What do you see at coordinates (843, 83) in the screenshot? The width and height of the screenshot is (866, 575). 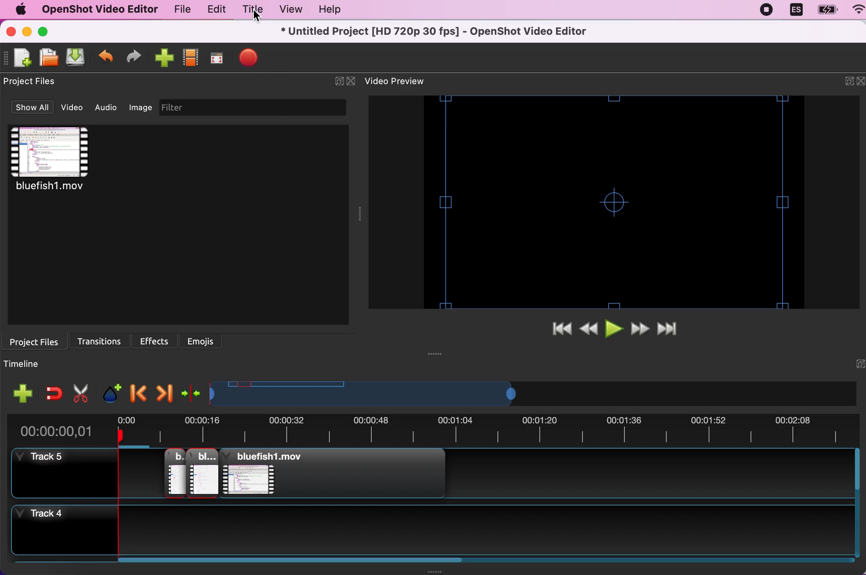 I see `expand/hide` at bounding box center [843, 83].